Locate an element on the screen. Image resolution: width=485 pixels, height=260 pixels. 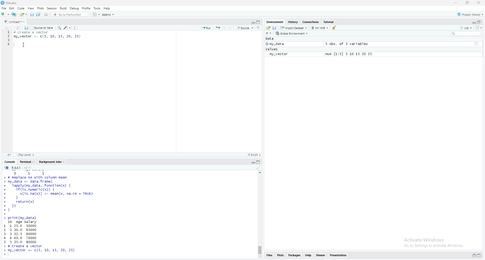
5 obs. of 3 variables is located at coordinates (347, 44).